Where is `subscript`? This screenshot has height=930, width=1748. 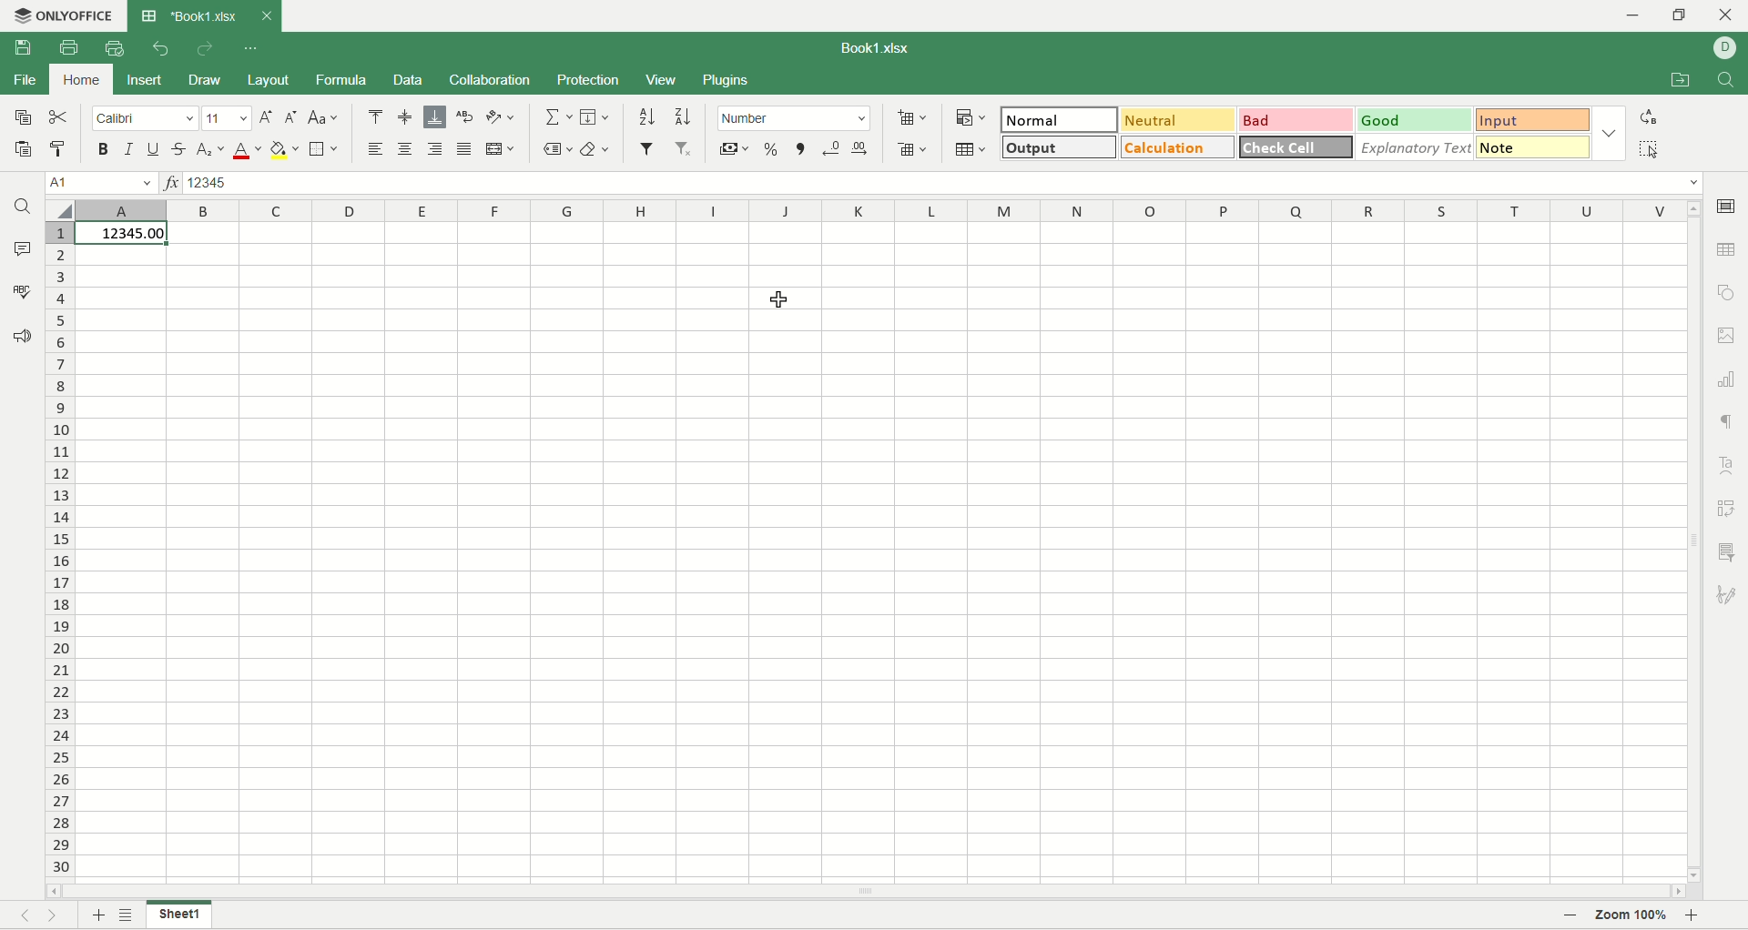
subscript is located at coordinates (209, 150).